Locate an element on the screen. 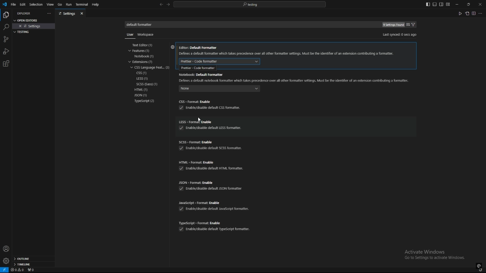 This screenshot has width=486, height=273. extensions is located at coordinates (145, 62).